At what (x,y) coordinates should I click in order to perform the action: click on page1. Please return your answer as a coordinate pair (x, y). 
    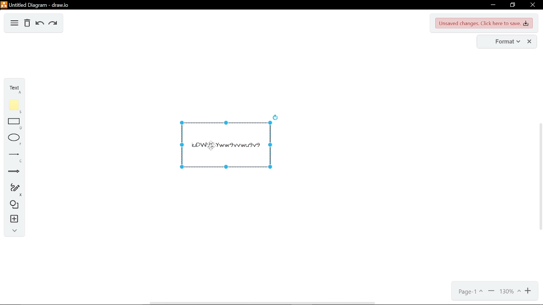
    Looking at the image, I should click on (470, 292).